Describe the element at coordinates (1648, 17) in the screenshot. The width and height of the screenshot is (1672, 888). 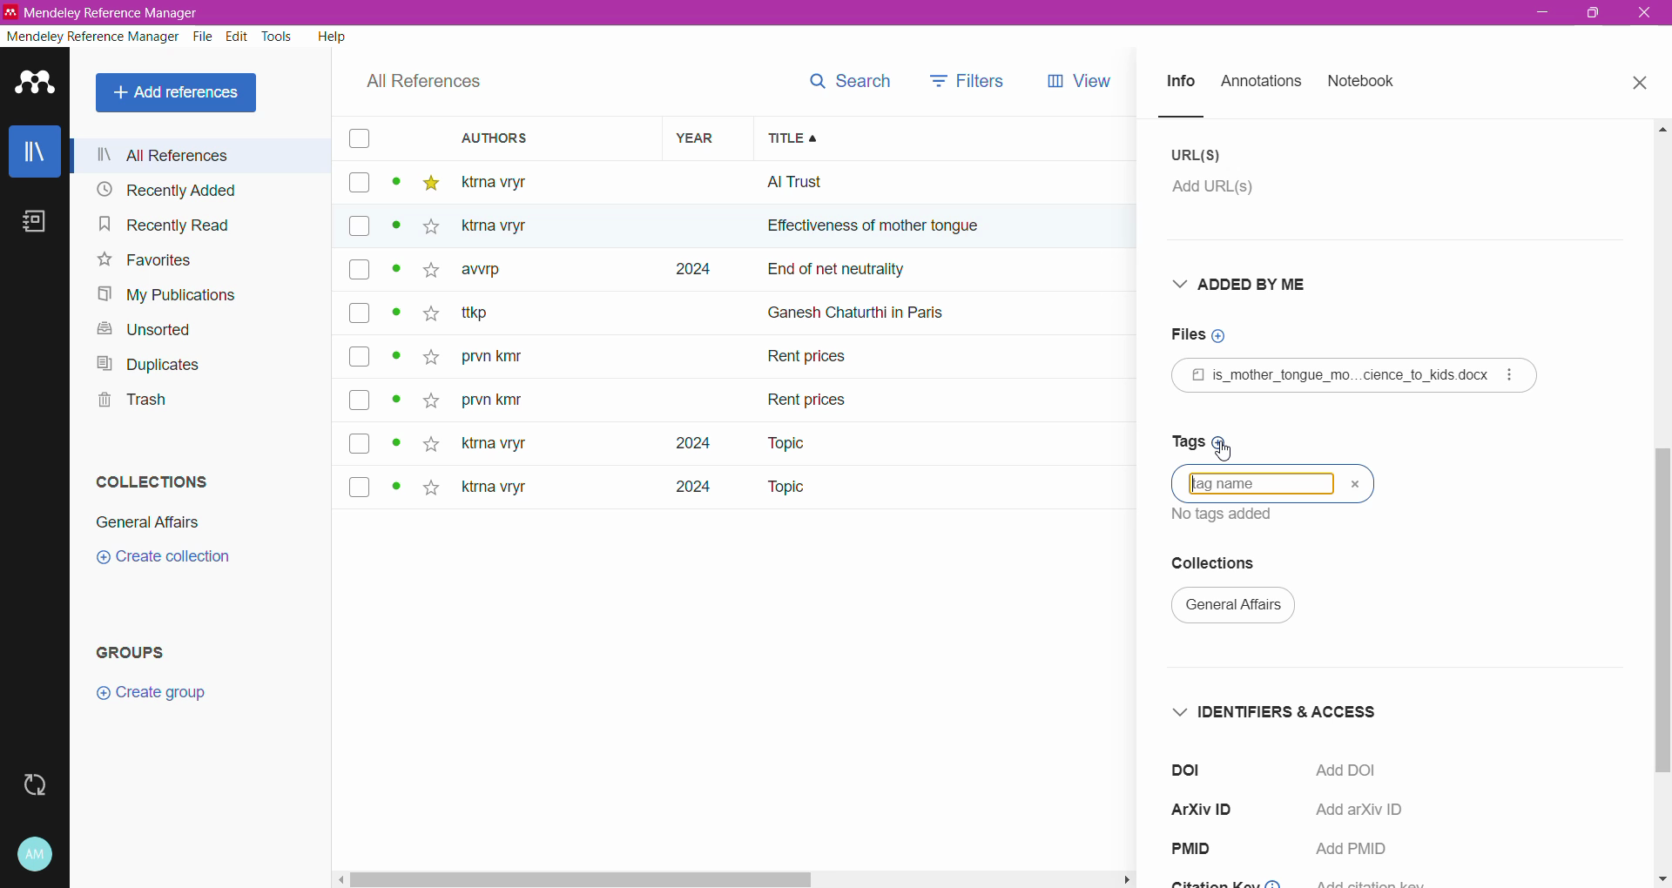
I see `exit` at that location.